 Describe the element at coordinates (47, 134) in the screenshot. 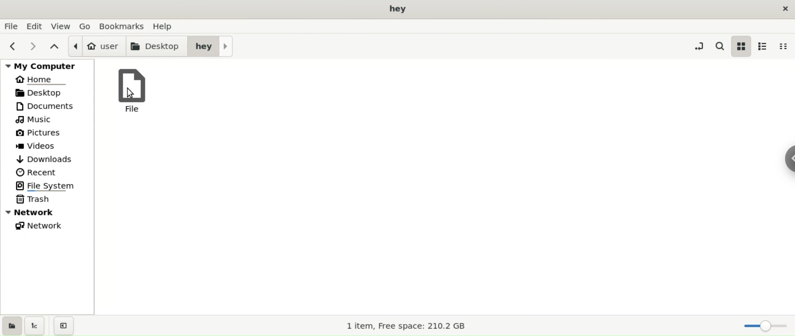

I see `pictures` at that location.